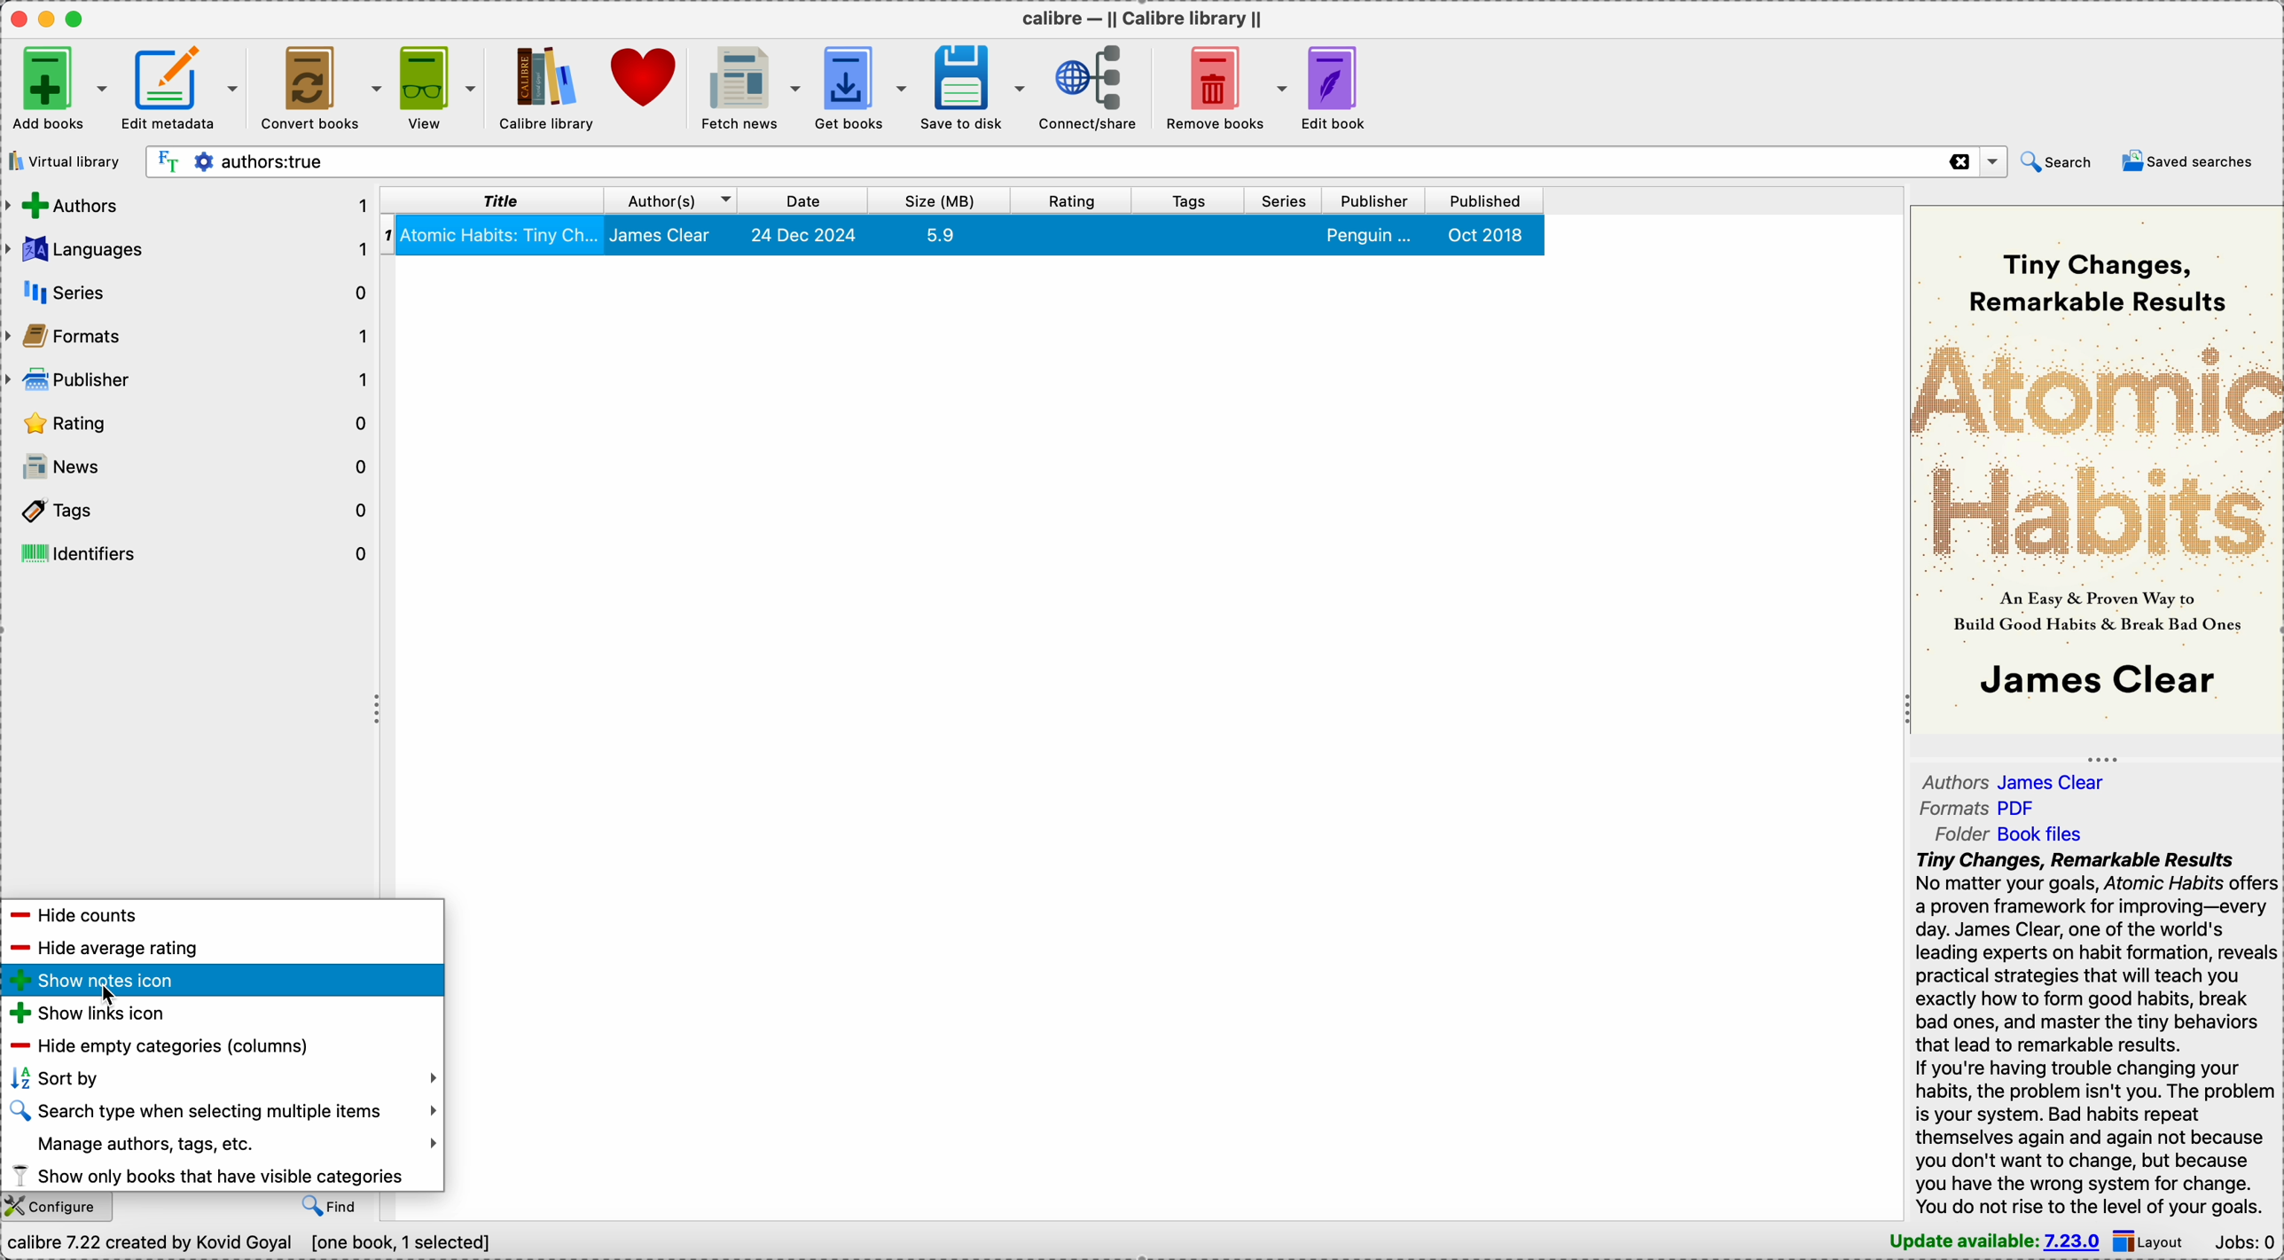 The height and width of the screenshot is (1260, 2284). What do you see at coordinates (969, 90) in the screenshot?
I see `save to disk` at bounding box center [969, 90].